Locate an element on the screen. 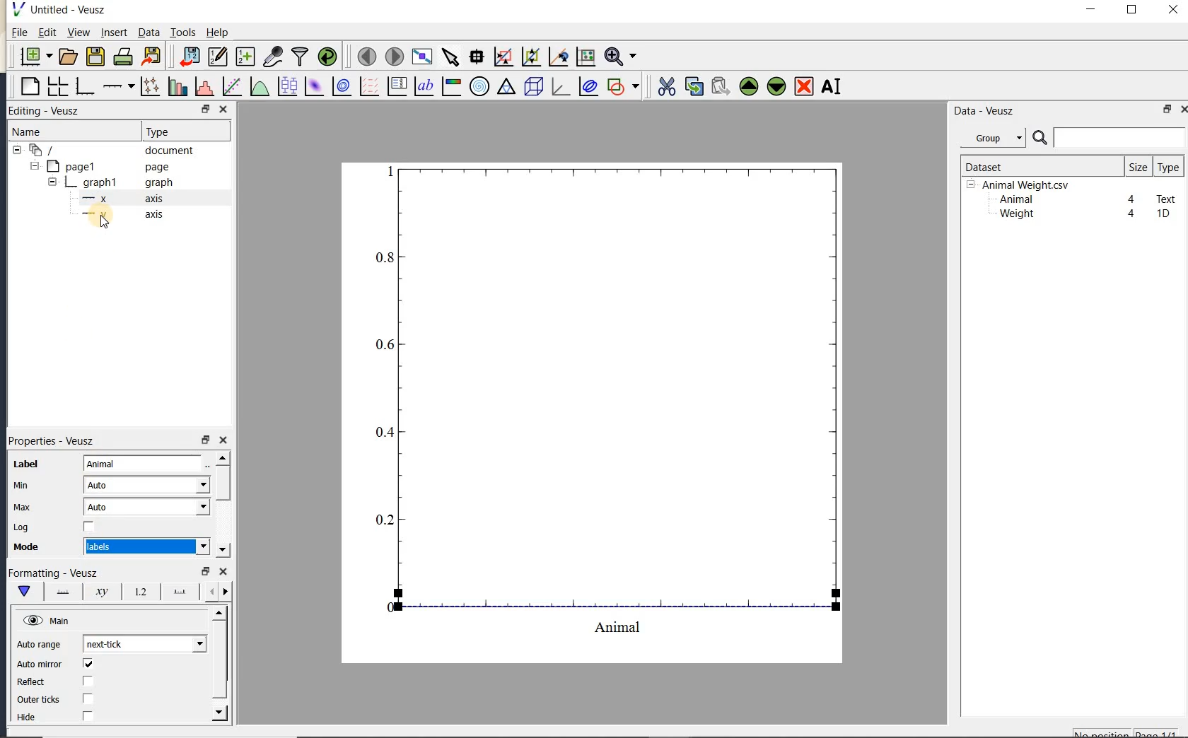  Dataset is located at coordinates (1036, 166).